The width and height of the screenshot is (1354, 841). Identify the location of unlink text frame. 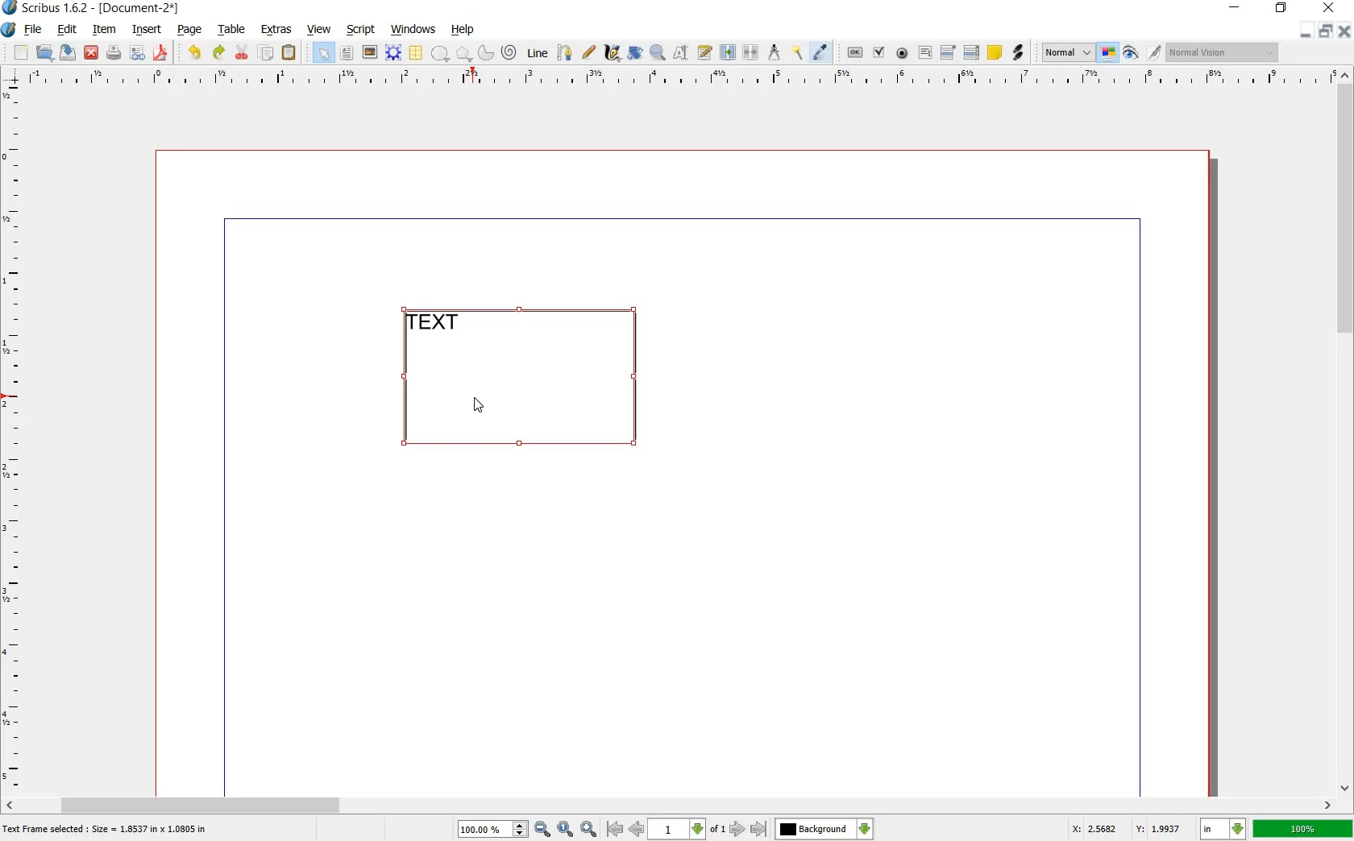
(752, 53).